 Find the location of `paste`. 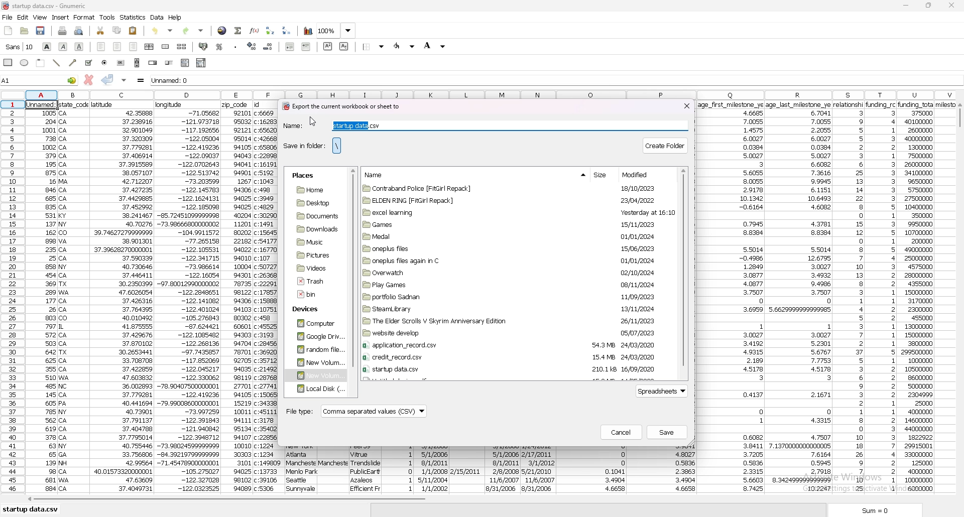

paste is located at coordinates (133, 30).